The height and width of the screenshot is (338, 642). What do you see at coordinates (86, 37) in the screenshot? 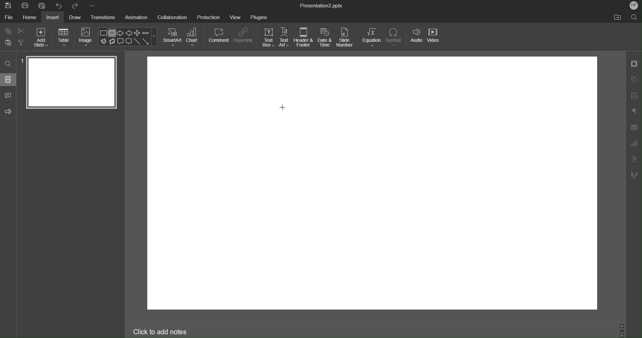
I see `Image` at bounding box center [86, 37].